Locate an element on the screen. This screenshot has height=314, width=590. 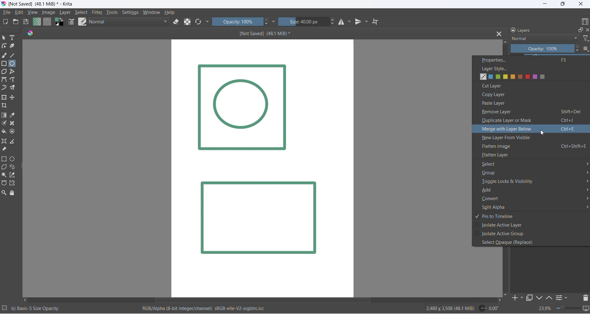
down is located at coordinates (540, 298).